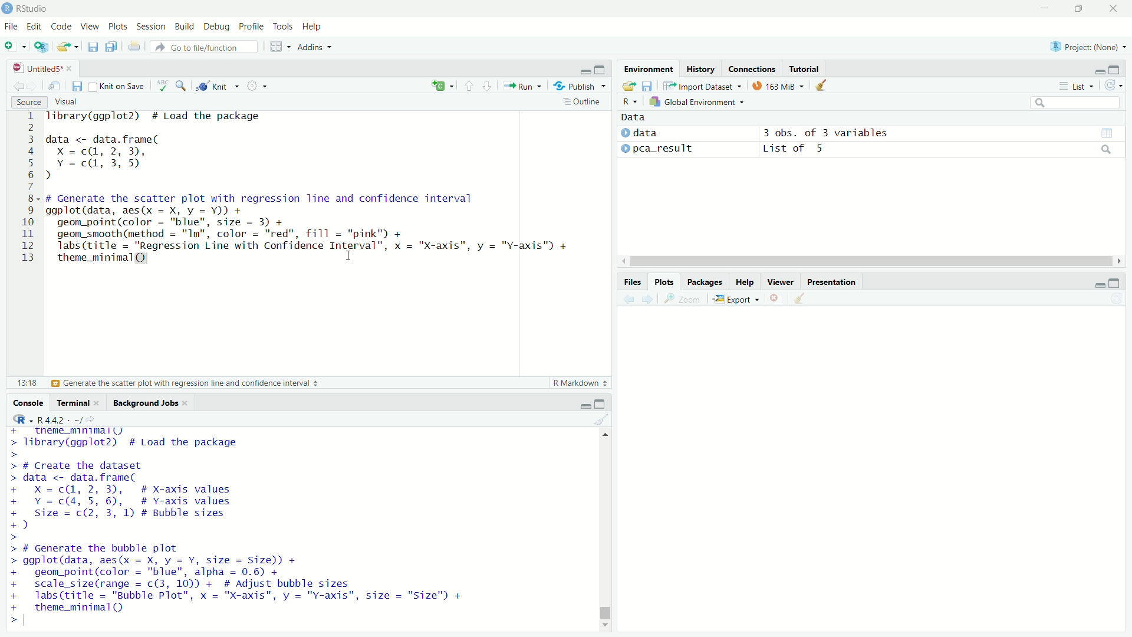 Image resolution: width=1132 pixels, height=637 pixels. What do you see at coordinates (90, 419) in the screenshot?
I see `View the current working current directory` at bounding box center [90, 419].